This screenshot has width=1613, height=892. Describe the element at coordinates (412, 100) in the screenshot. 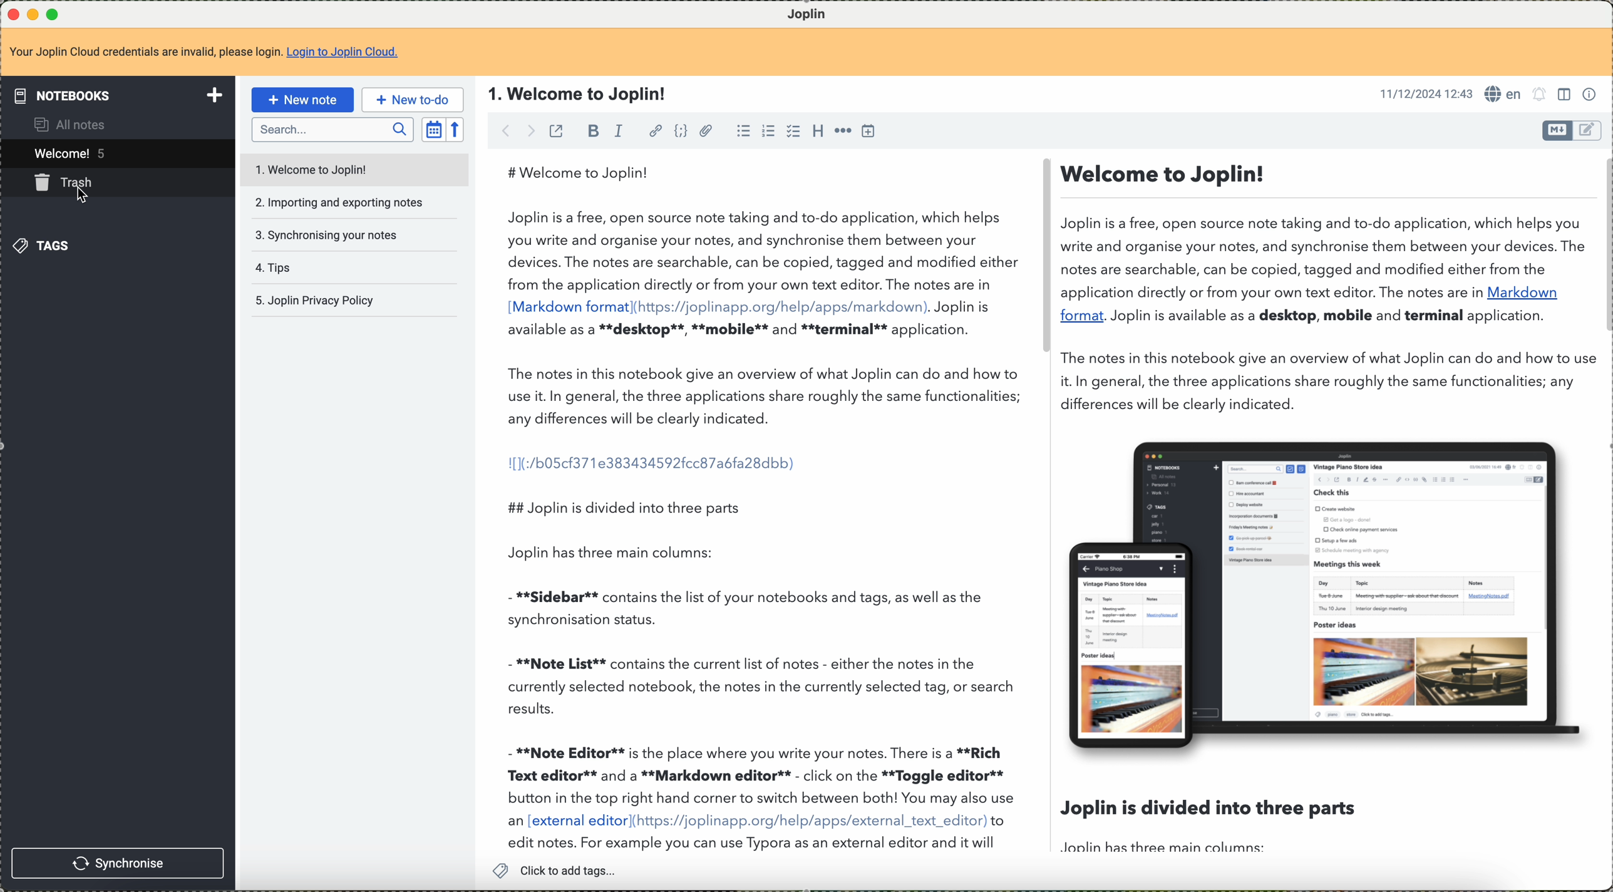

I see `new to-do` at that location.